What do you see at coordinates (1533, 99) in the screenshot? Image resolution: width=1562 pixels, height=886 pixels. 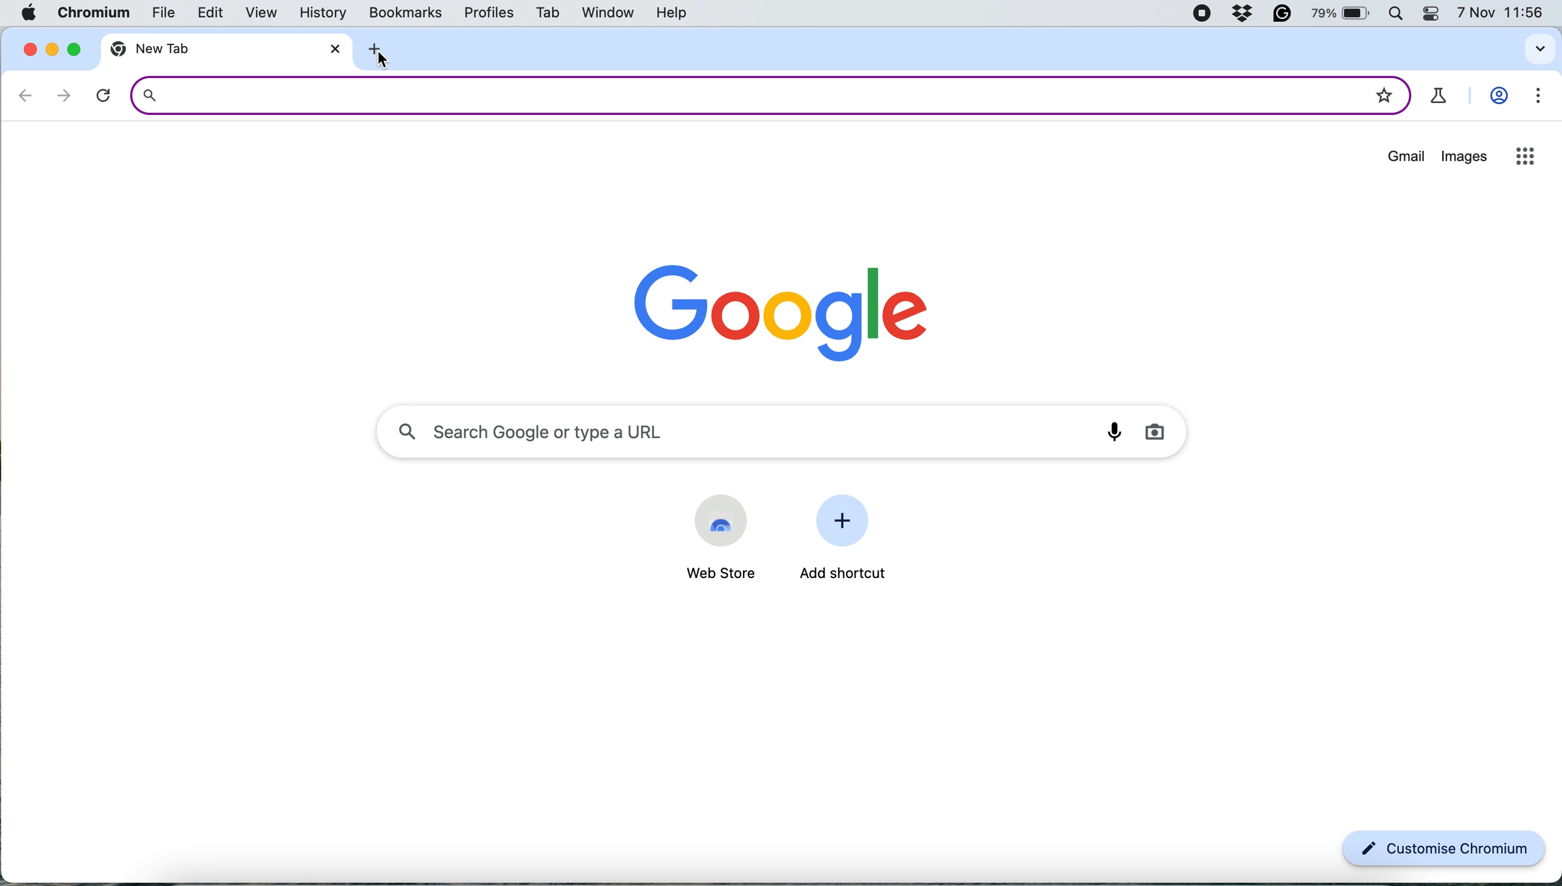 I see `settings` at bounding box center [1533, 99].